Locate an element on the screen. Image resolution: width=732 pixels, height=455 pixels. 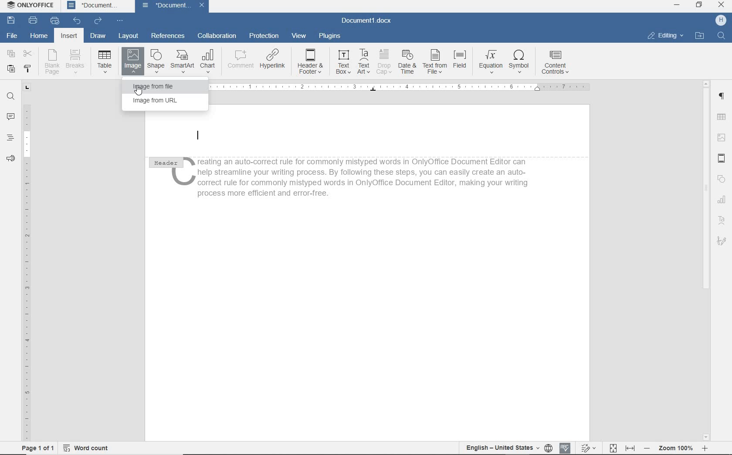
IMAGE FROM URL is located at coordinates (159, 102).